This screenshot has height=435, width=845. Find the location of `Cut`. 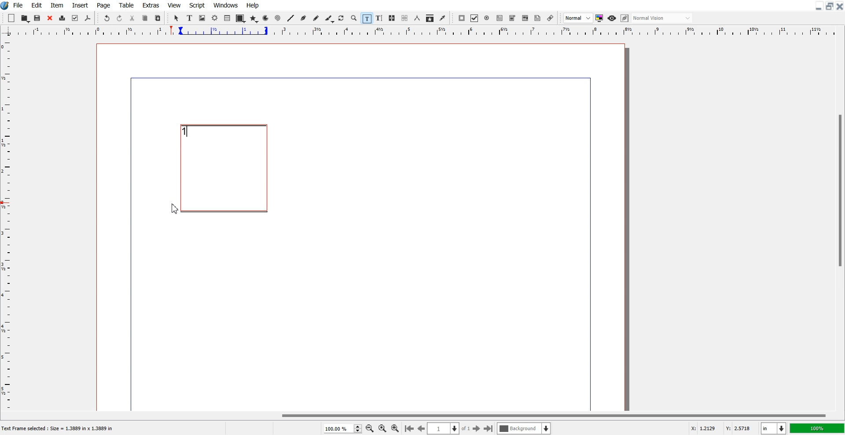

Cut is located at coordinates (132, 18).